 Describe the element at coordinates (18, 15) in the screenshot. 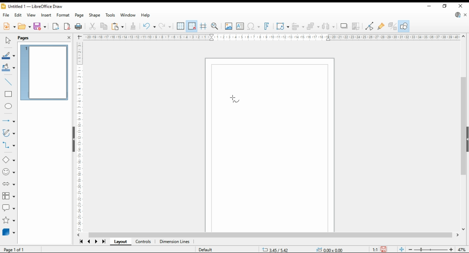

I see `edit` at that location.